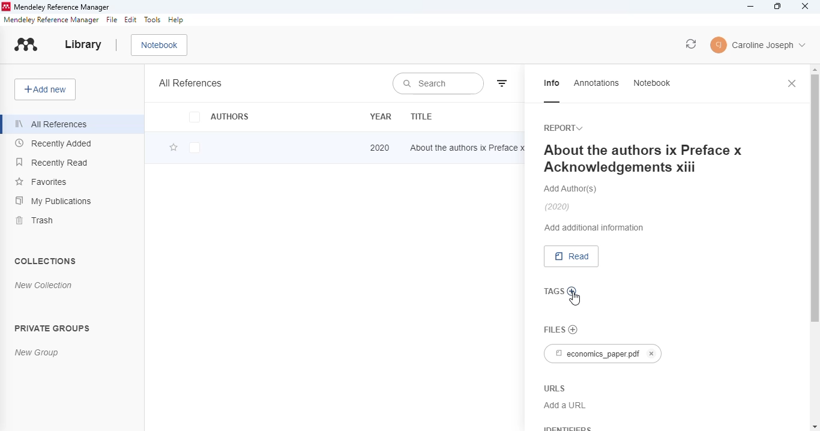  I want to click on economics_paper.pdf, so click(602, 354).